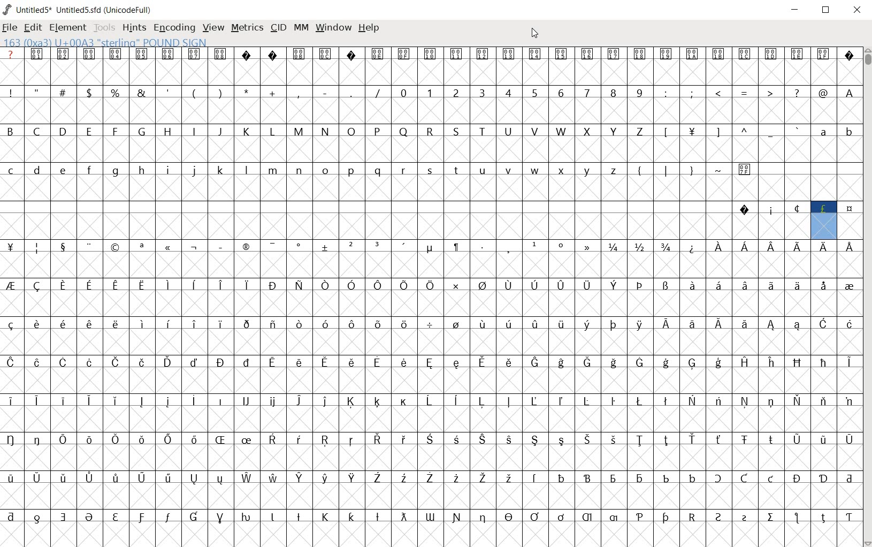  Describe the element at coordinates (796, 10) in the screenshot. I see `MINIMIZE` at that location.